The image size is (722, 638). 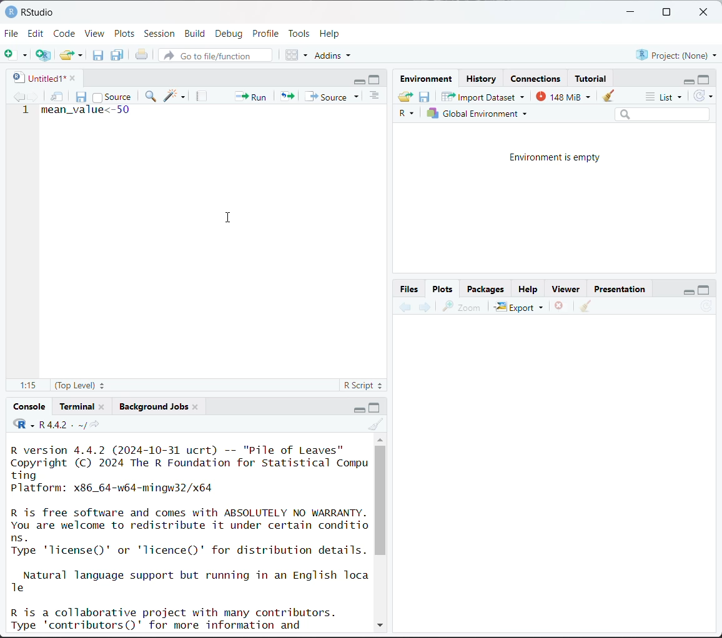 What do you see at coordinates (407, 98) in the screenshot?
I see `load workspace` at bounding box center [407, 98].